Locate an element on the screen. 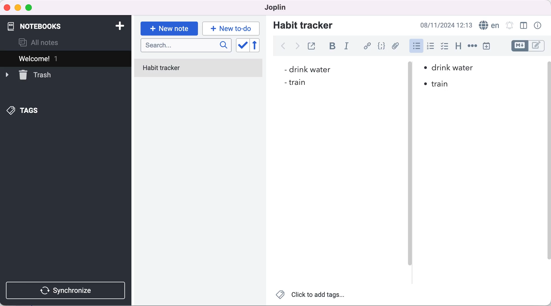 Image resolution: width=551 pixels, height=306 pixels. language is located at coordinates (488, 25).